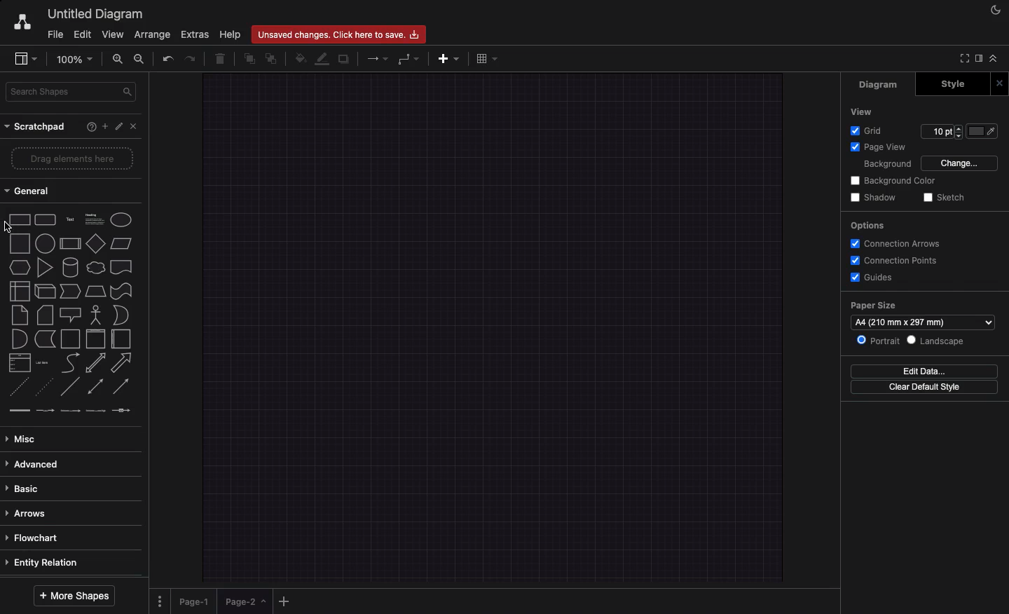 The image size is (1009, 614). What do you see at coordinates (874, 279) in the screenshot?
I see `Guides` at bounding box center [874, 279].